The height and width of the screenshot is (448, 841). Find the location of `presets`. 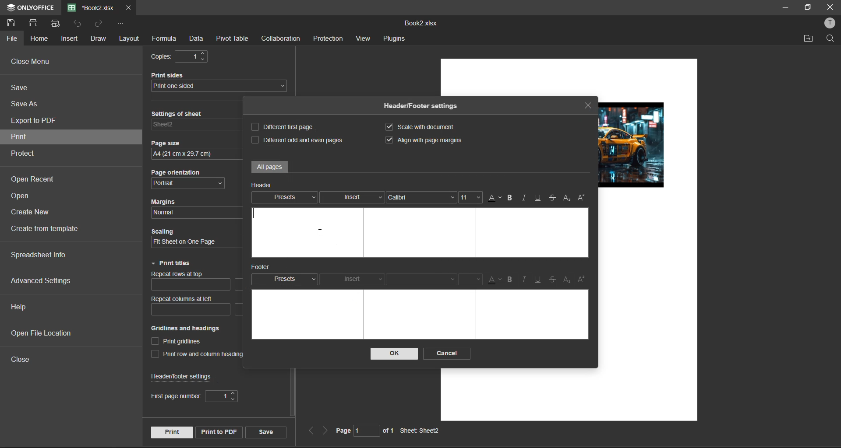

presets is located at coordinates (287, 197).